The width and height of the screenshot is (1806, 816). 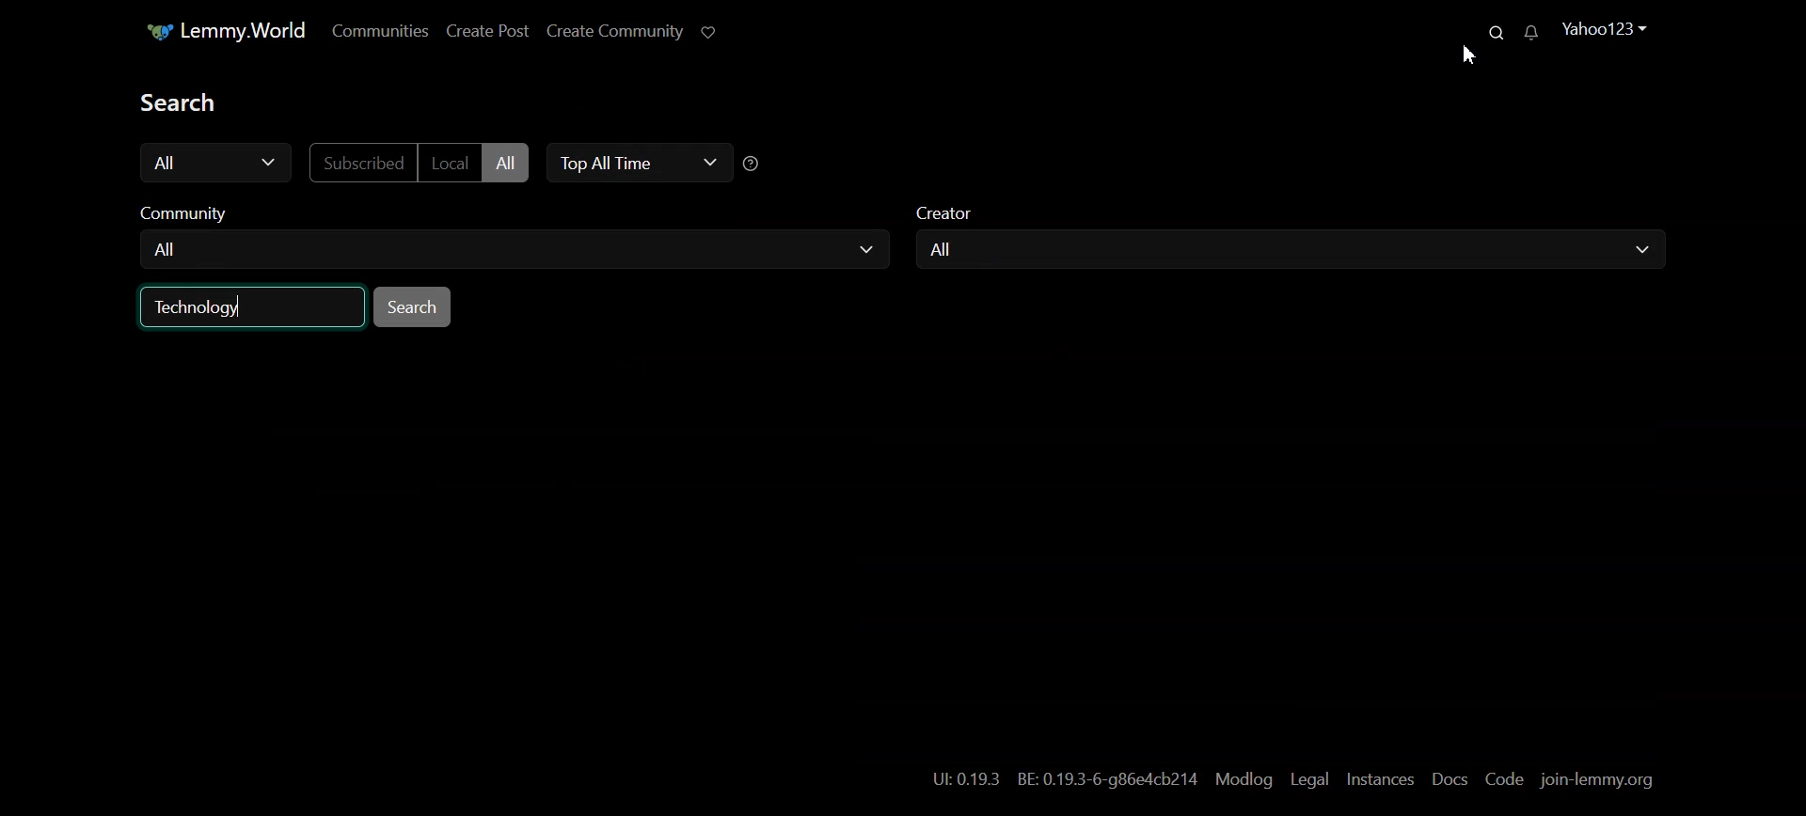 I want to click on Create Post, so click(x=487, y=31).